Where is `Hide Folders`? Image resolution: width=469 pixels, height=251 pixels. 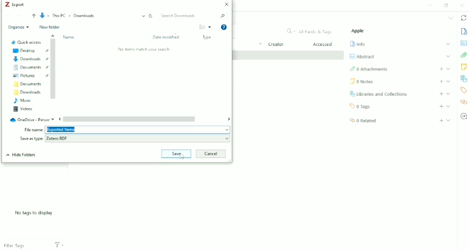
Hide Folders is located at coordinates (21, 155).